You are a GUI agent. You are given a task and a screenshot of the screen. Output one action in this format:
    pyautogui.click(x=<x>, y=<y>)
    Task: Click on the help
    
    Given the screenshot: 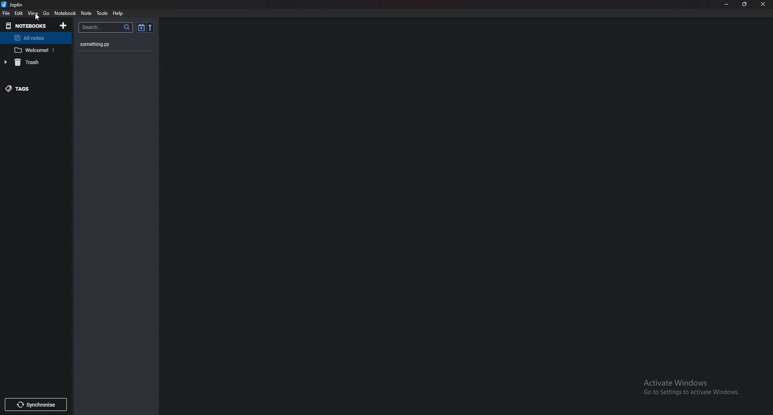 What is the action you would take?
    pyautogui.click(x=119, y=14)
    